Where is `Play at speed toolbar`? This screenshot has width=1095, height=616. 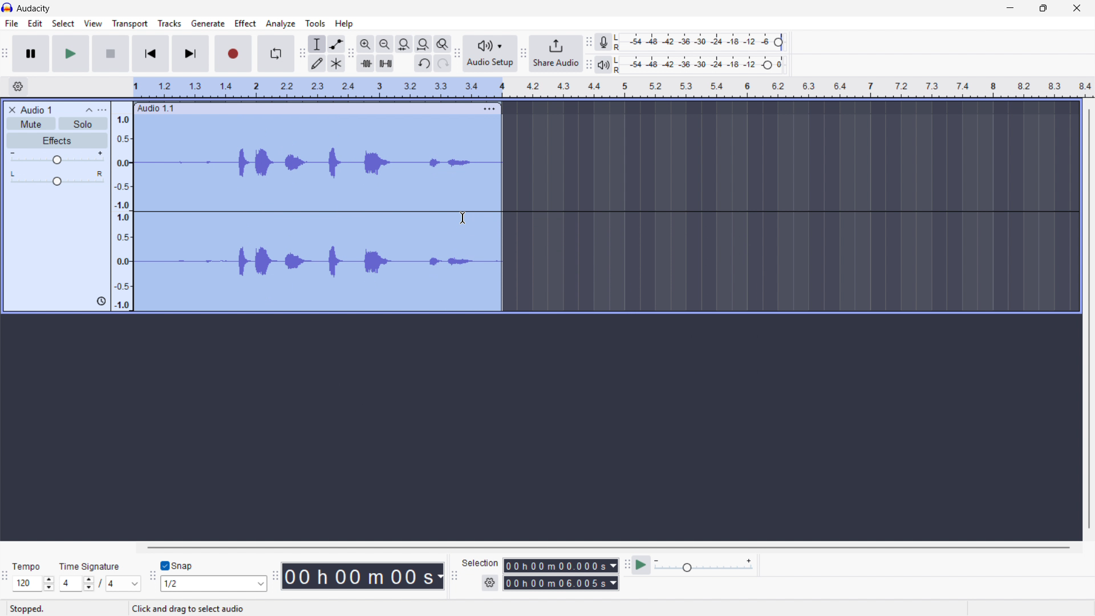 Play at speed toolbar is located at coordinates (625, 566).